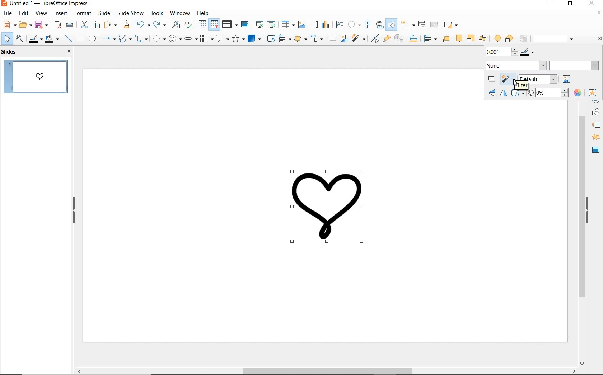 Image resolution: width=603 pixels, height=375 pixels. I want to click on curves & polygons, so click(125, 38).